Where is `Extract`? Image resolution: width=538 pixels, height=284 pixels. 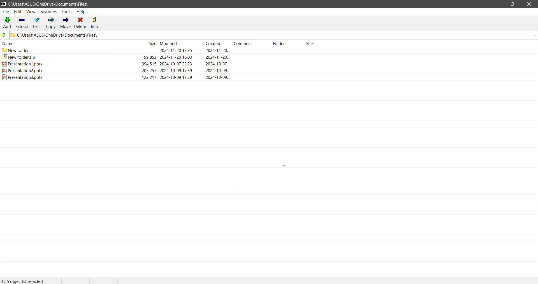 Extract is located at coordinates (21, 23).